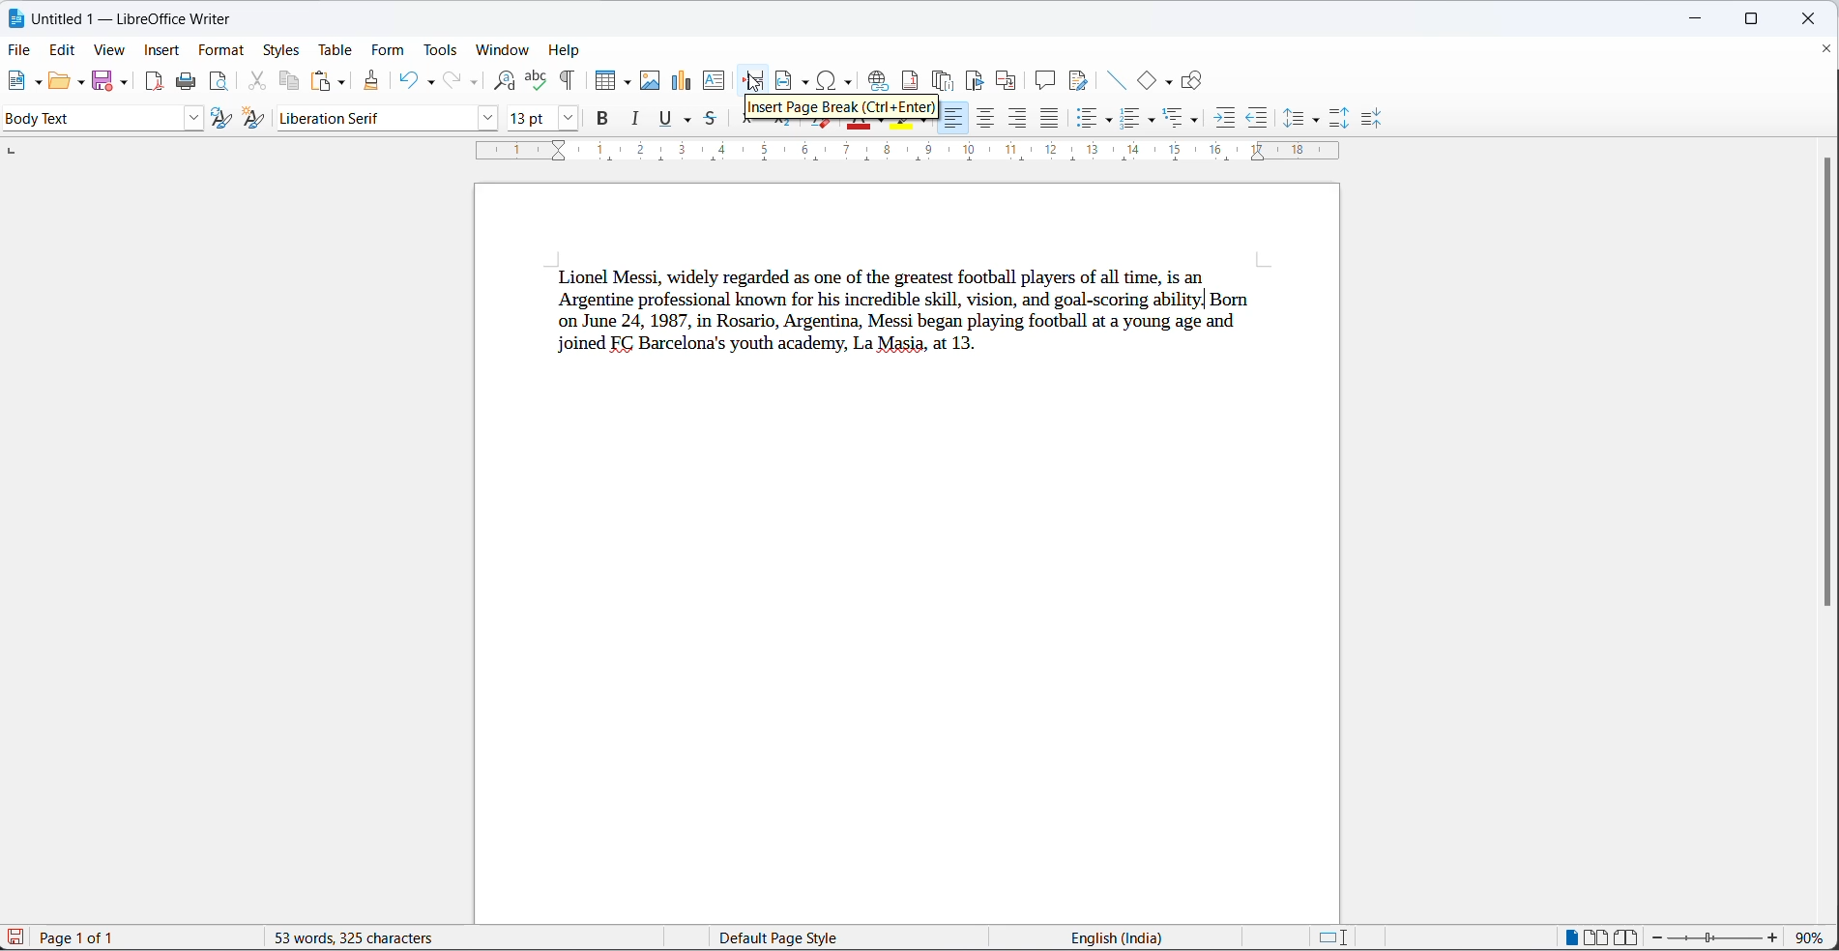 This screenshot has height=951, width=1839. What do you see at coordinates (428, 84) in the screenshot?
I see `undo options` at bounding box center [428, 84].